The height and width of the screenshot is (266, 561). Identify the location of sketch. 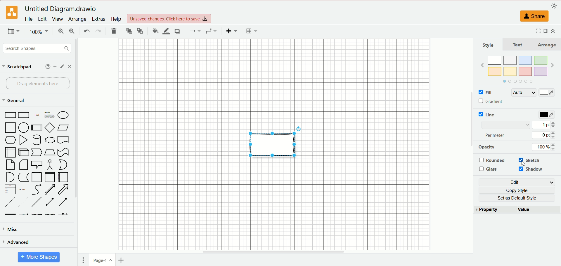
(533, 160).